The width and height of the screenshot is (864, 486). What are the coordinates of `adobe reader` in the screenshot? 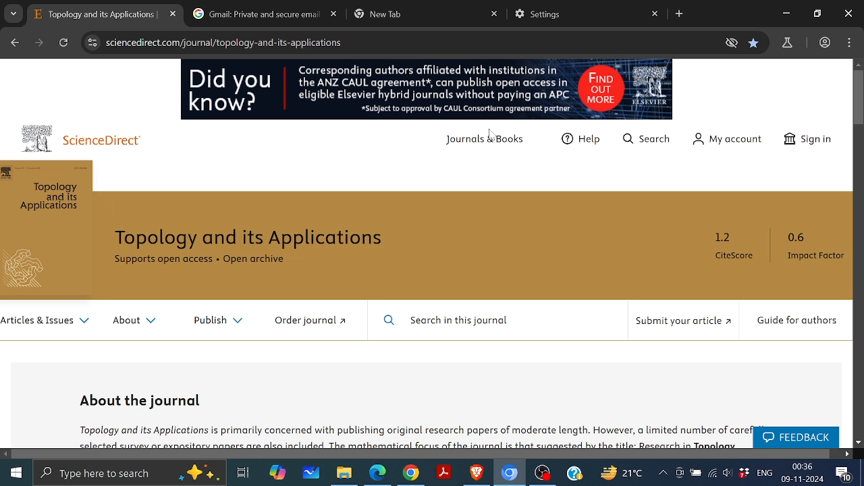 It's located at (444, 475).